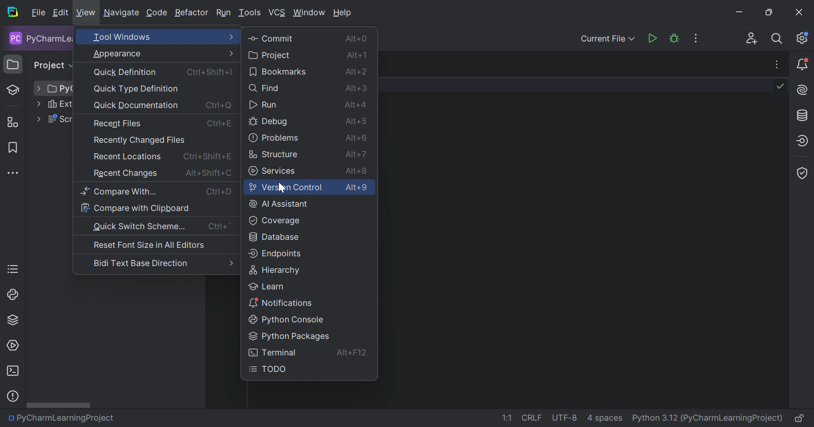  Describe the element at coordinates (565, 418) in the screenshot. I see `UTF-8` at that location.